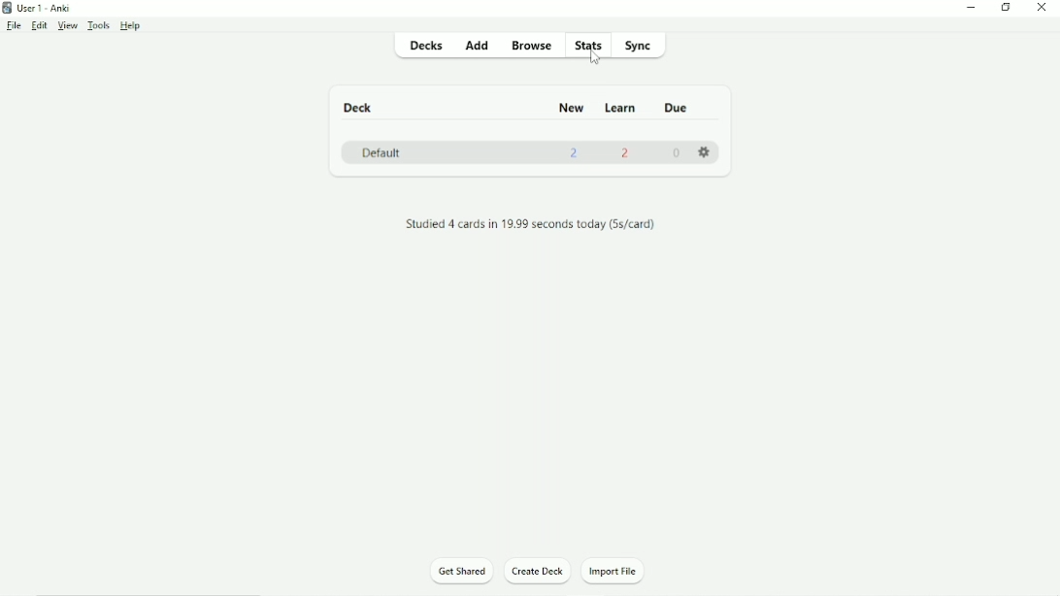 The height and width of the screenshot is (596, 1060). Describe the element at coordinates (1044, 8) in the screenshot. I see `Close` at that location.